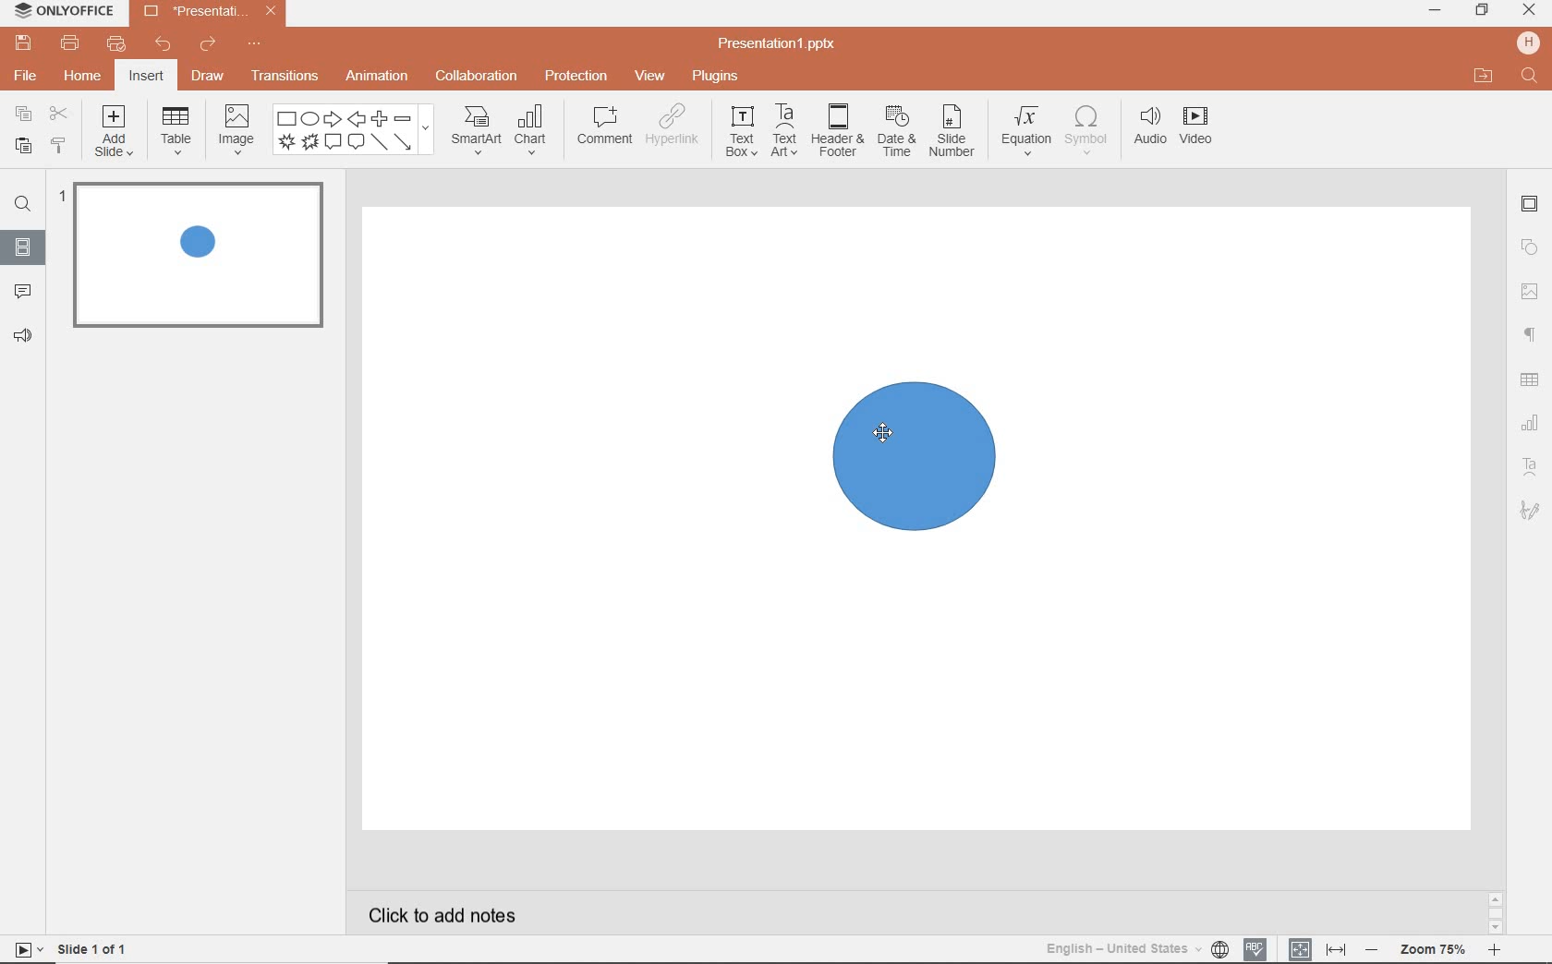 The image size is (1552, 964). What do you see at coordinates (604, 125) in the screenshot?
I see `comment` at bounding box center [604, 125].